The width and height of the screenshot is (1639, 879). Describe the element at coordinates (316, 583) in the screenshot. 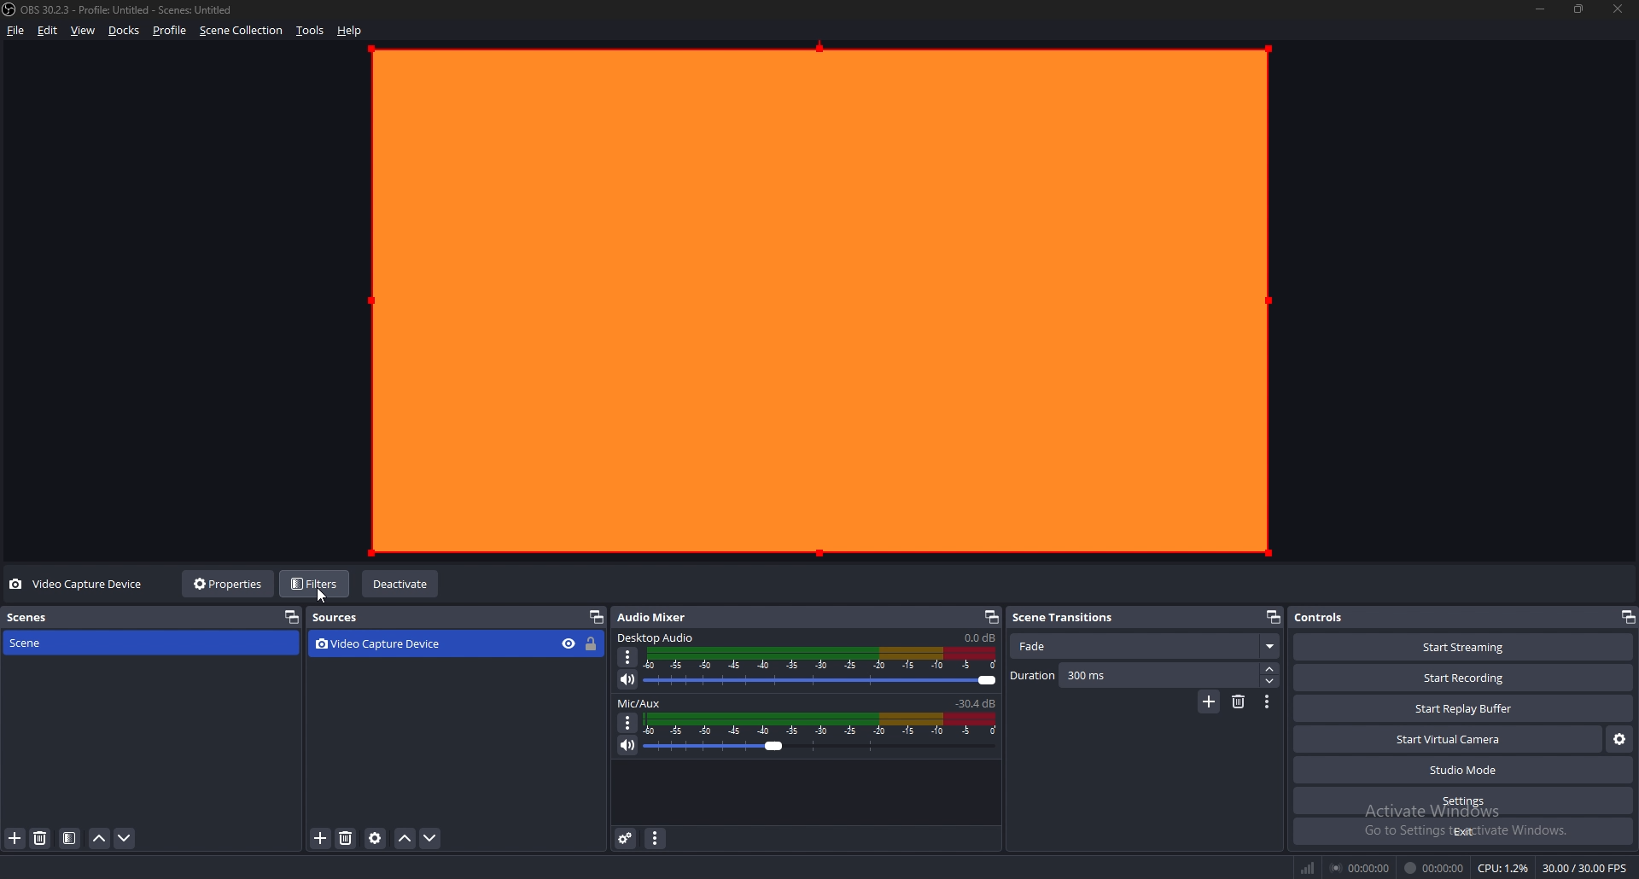

I see `filters` at that location.